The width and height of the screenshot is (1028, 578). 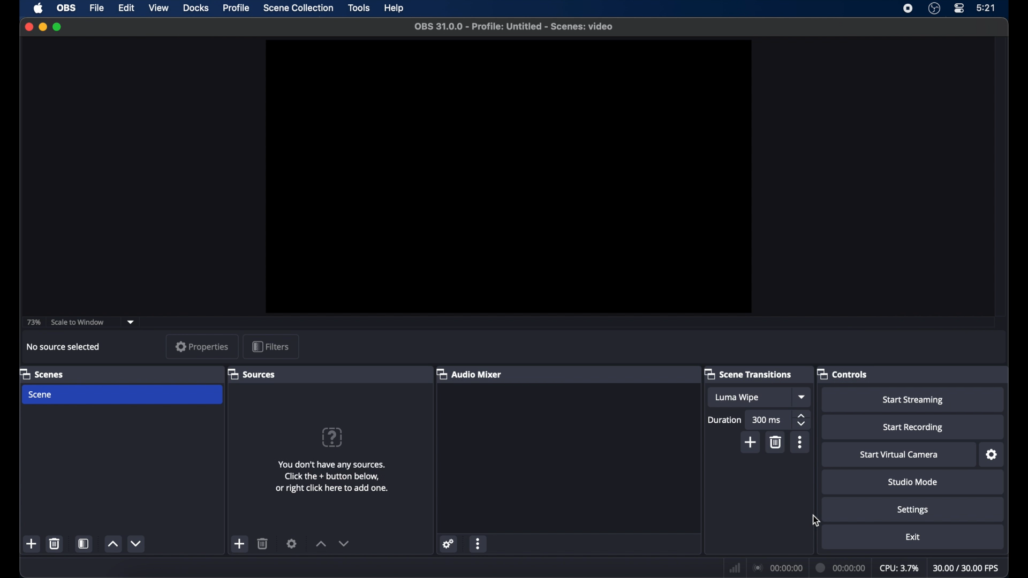 What do you see at coordinates (912, 537) in the screenshot?
I see `exit` at bounding box center [912, 537].